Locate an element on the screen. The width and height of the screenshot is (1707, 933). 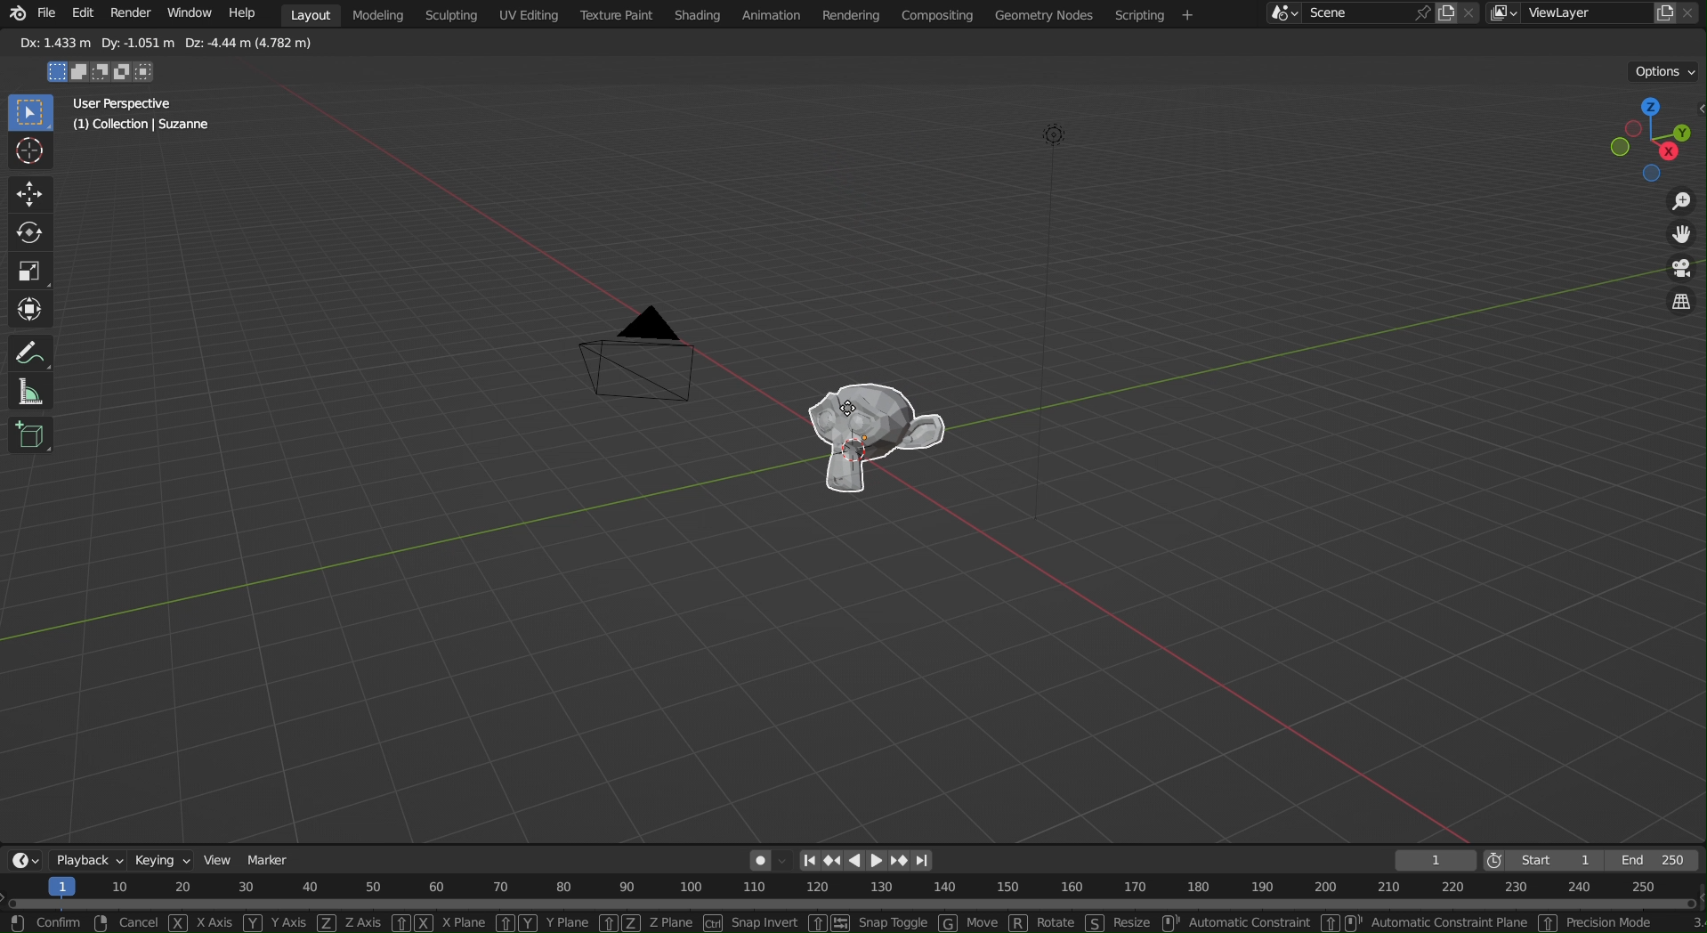
Scene is located at coordinates (1331, 15).